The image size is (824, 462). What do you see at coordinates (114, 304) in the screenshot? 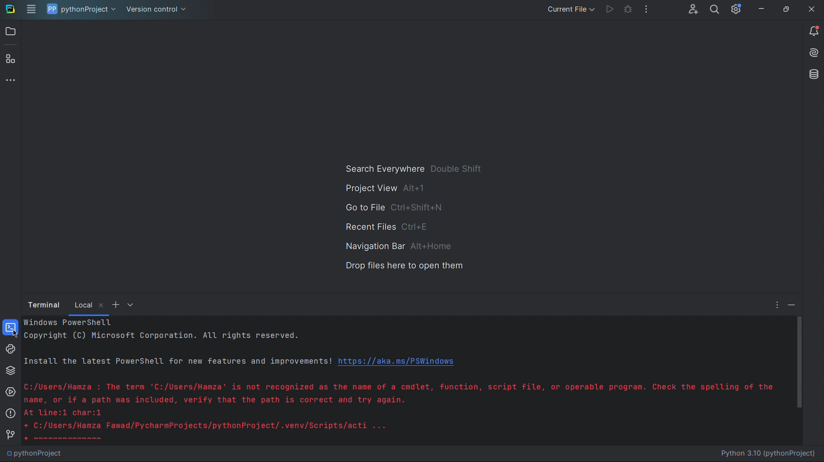
I see `Add New Window` at bounding box center [114, 304].